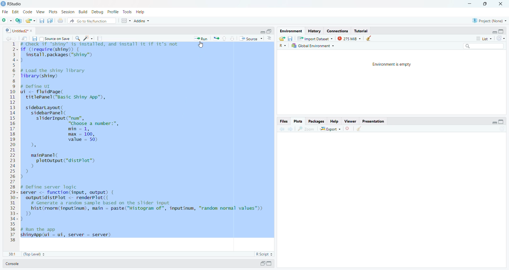  What do you see at coordinates (92, 21) in the screenshot?
I see `file search` at bounding box center [92, 21].